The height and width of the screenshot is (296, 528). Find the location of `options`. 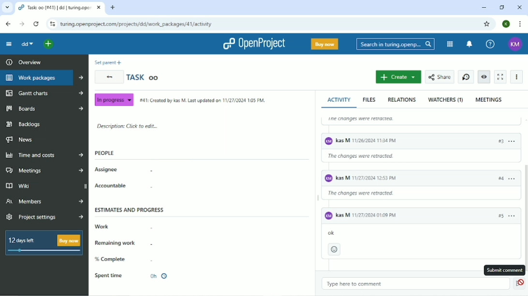

options is located at coordinates (514, 141).